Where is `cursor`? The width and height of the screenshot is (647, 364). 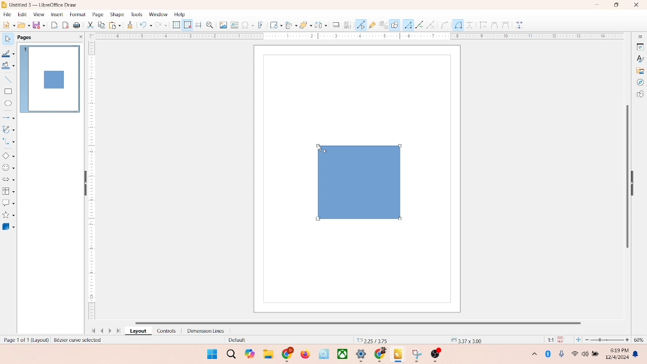 cursor is located at coordinates (318, 149).